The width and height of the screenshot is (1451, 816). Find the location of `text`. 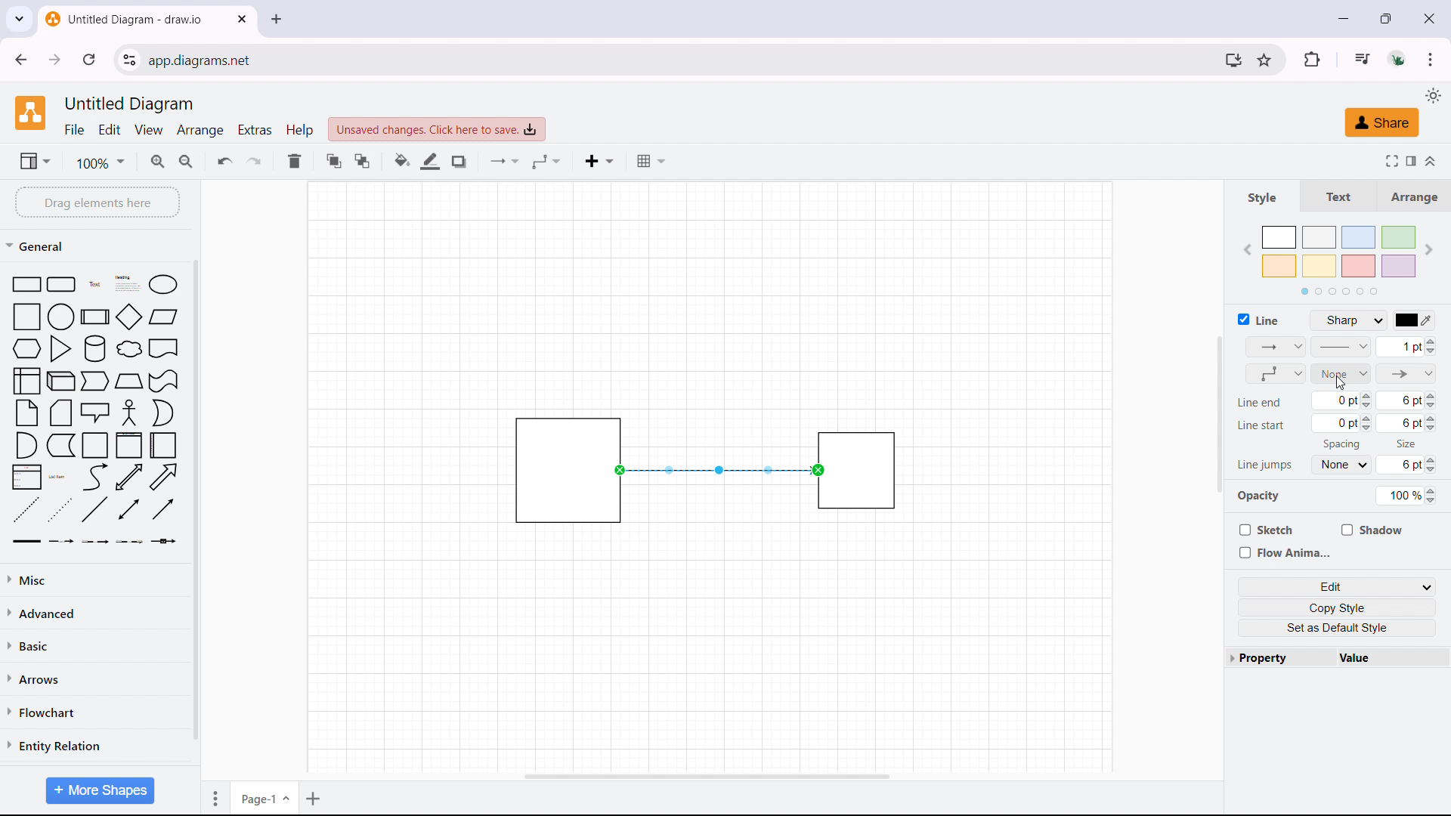

text is located at coordinates (1335, 196).